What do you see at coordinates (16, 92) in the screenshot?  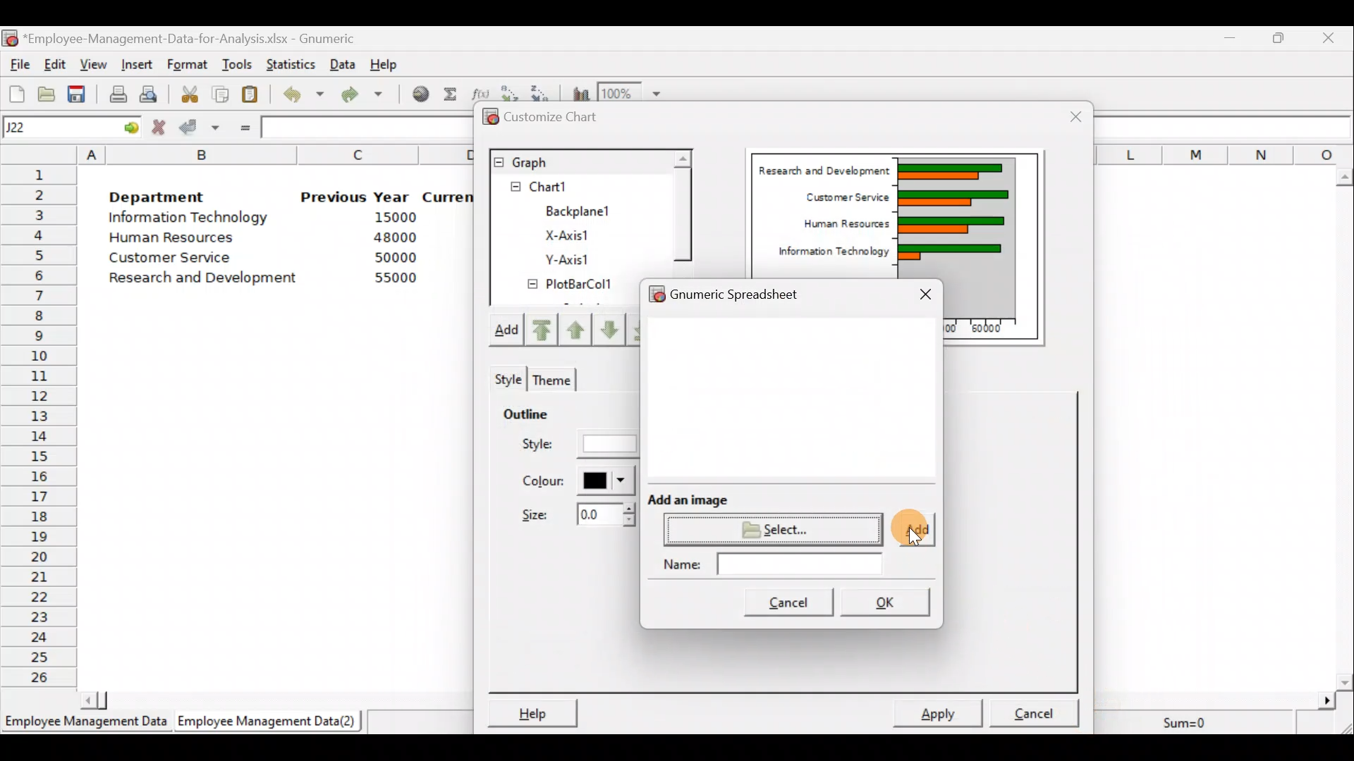 I see `Create a new workbook` at bounding box center [16, 92].